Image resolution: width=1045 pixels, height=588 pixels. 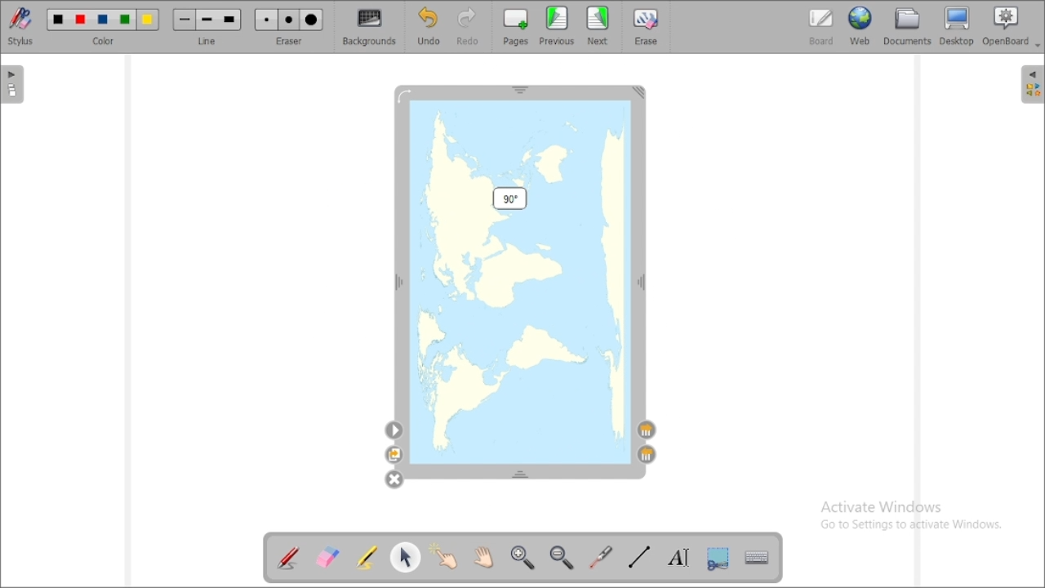 What do you see at coordinates (406, 557) in the screenshot?
I see `select and modify objects` at bounding box center [406, 557].